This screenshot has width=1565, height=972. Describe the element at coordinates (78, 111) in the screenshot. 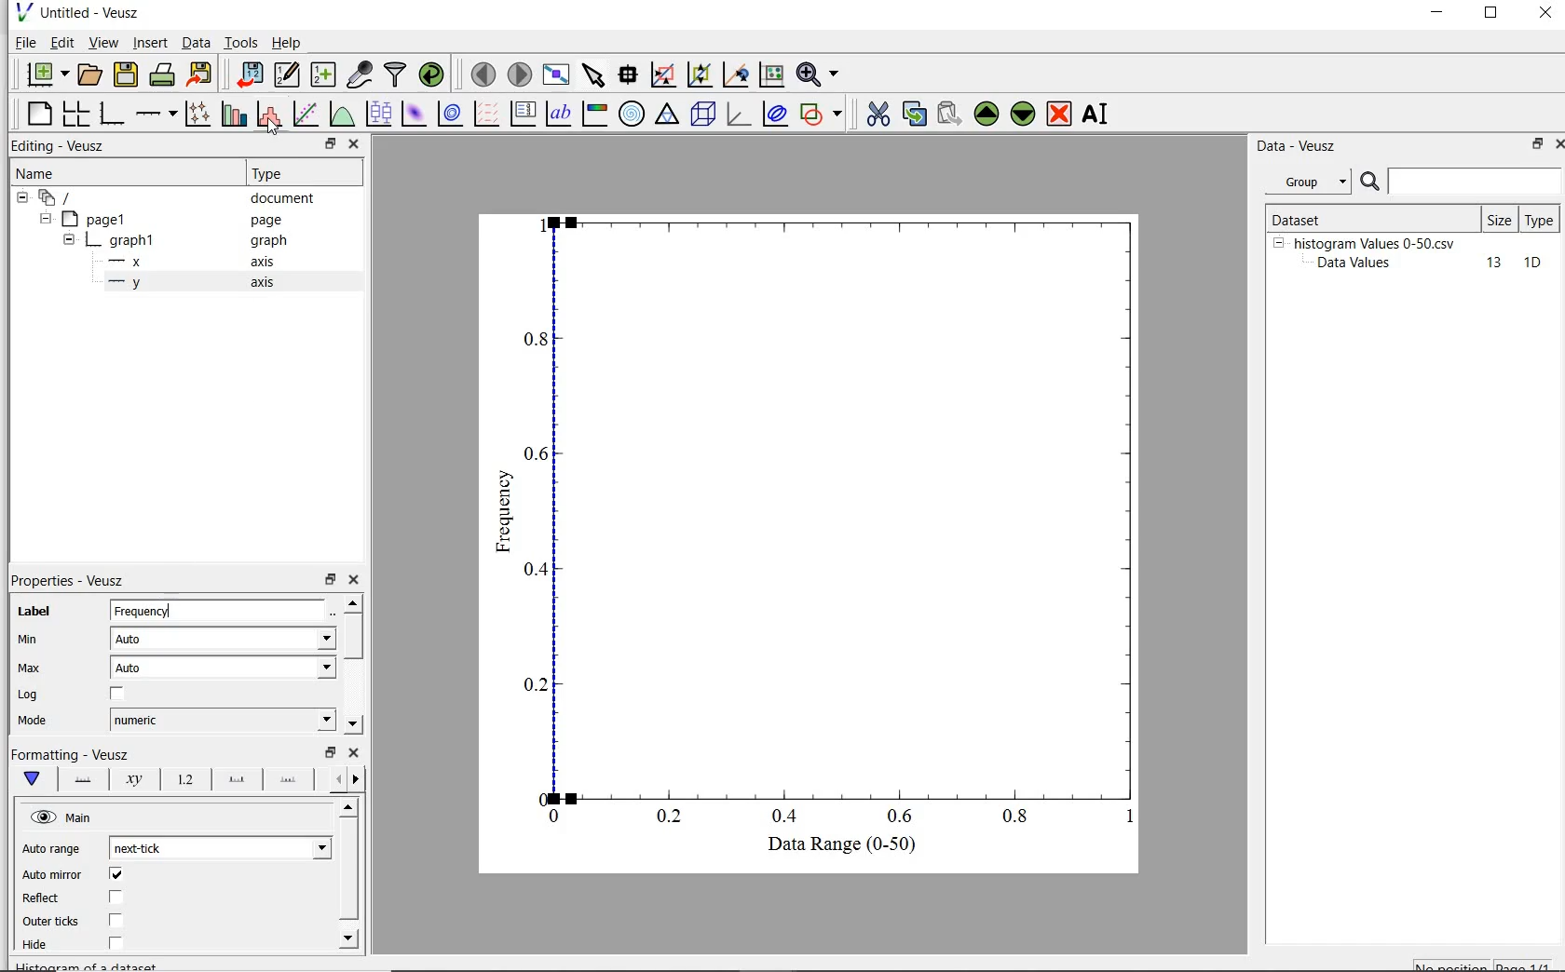

I see `arrange graphs in a grid ` at that location.